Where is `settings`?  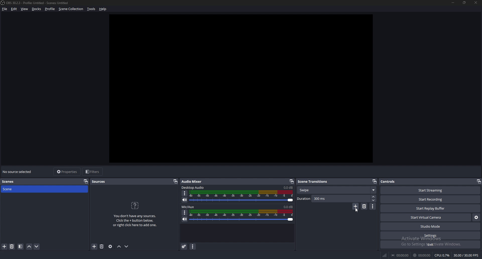
settings is located at coordinates (431, 236).